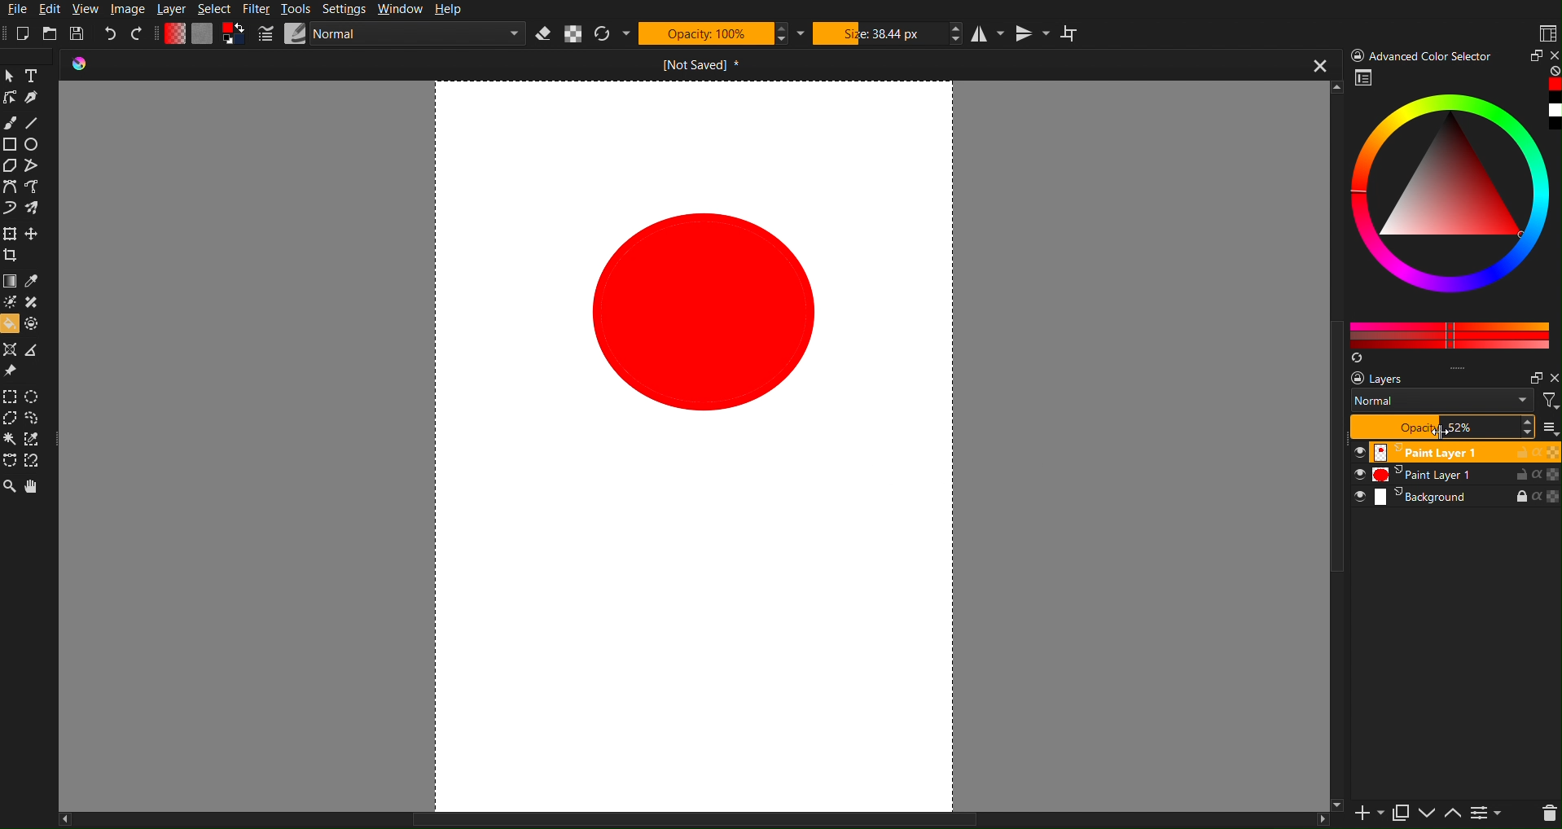  I want to click on Close , so click(1552, 379).